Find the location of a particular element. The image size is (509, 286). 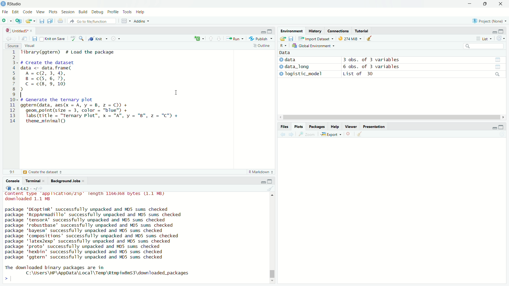

View is located at coordinates (39, 12).